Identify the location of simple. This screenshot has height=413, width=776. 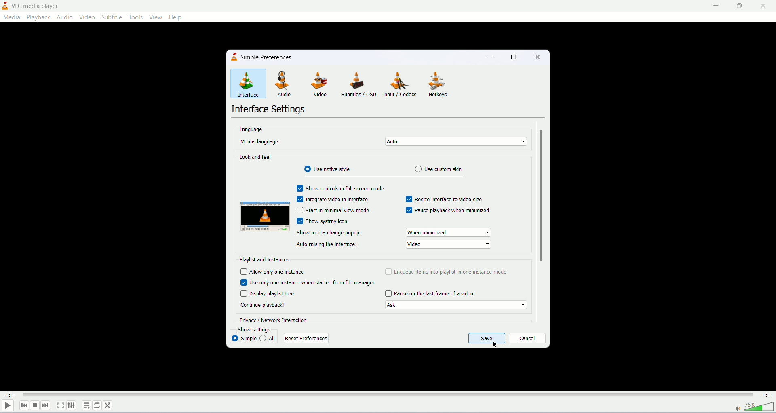
(244, 339).